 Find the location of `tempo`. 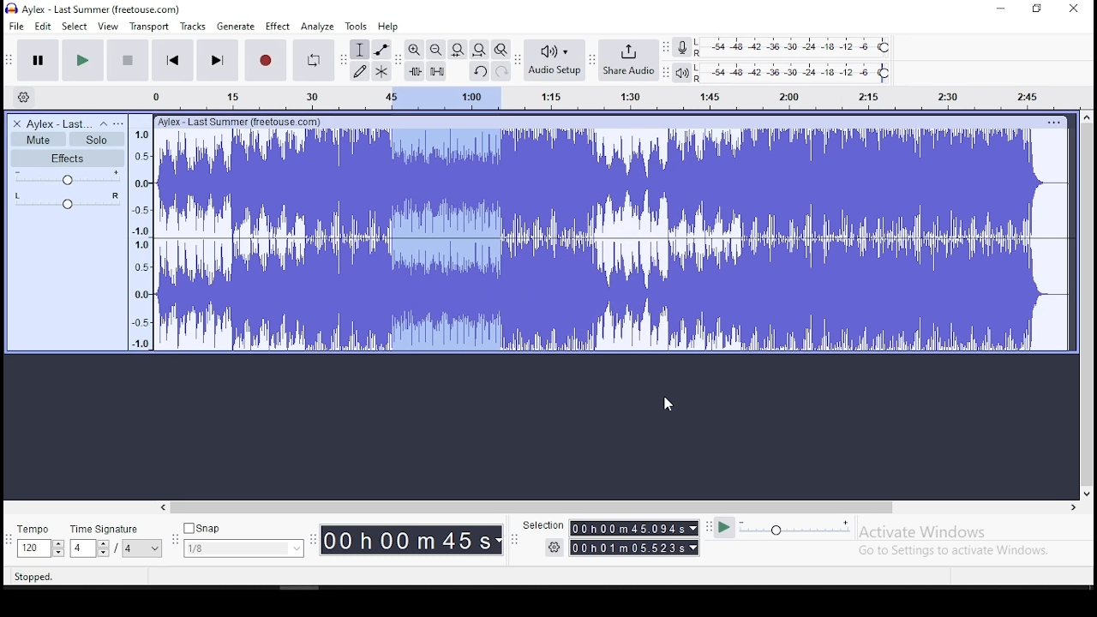

tempo is located at coordinates (39, 542).